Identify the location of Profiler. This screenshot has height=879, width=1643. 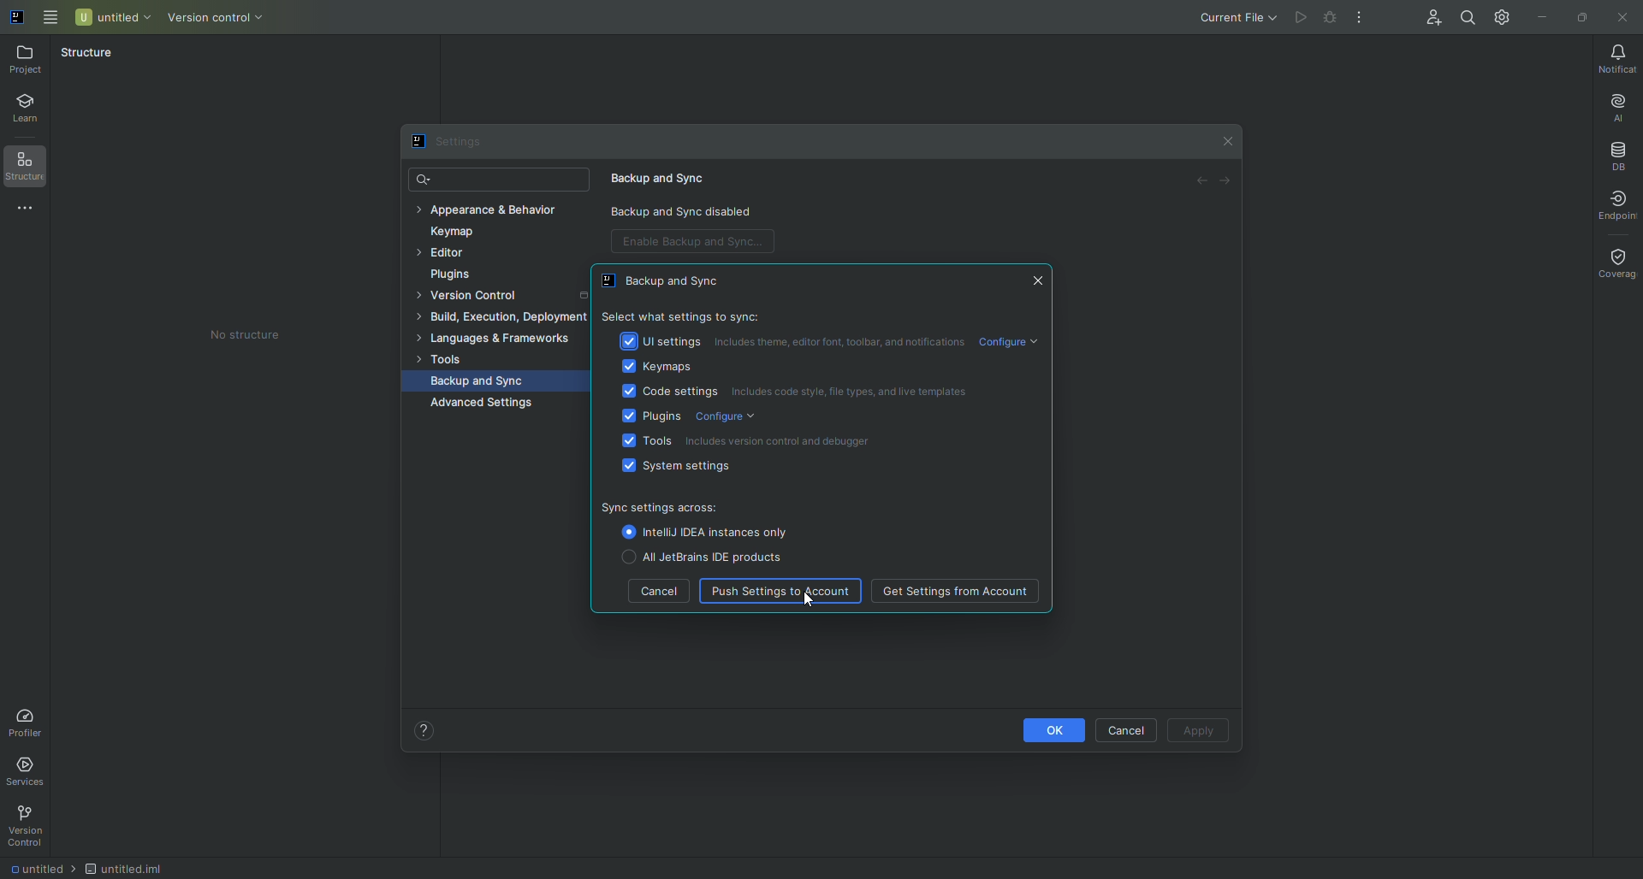
(26, 719).